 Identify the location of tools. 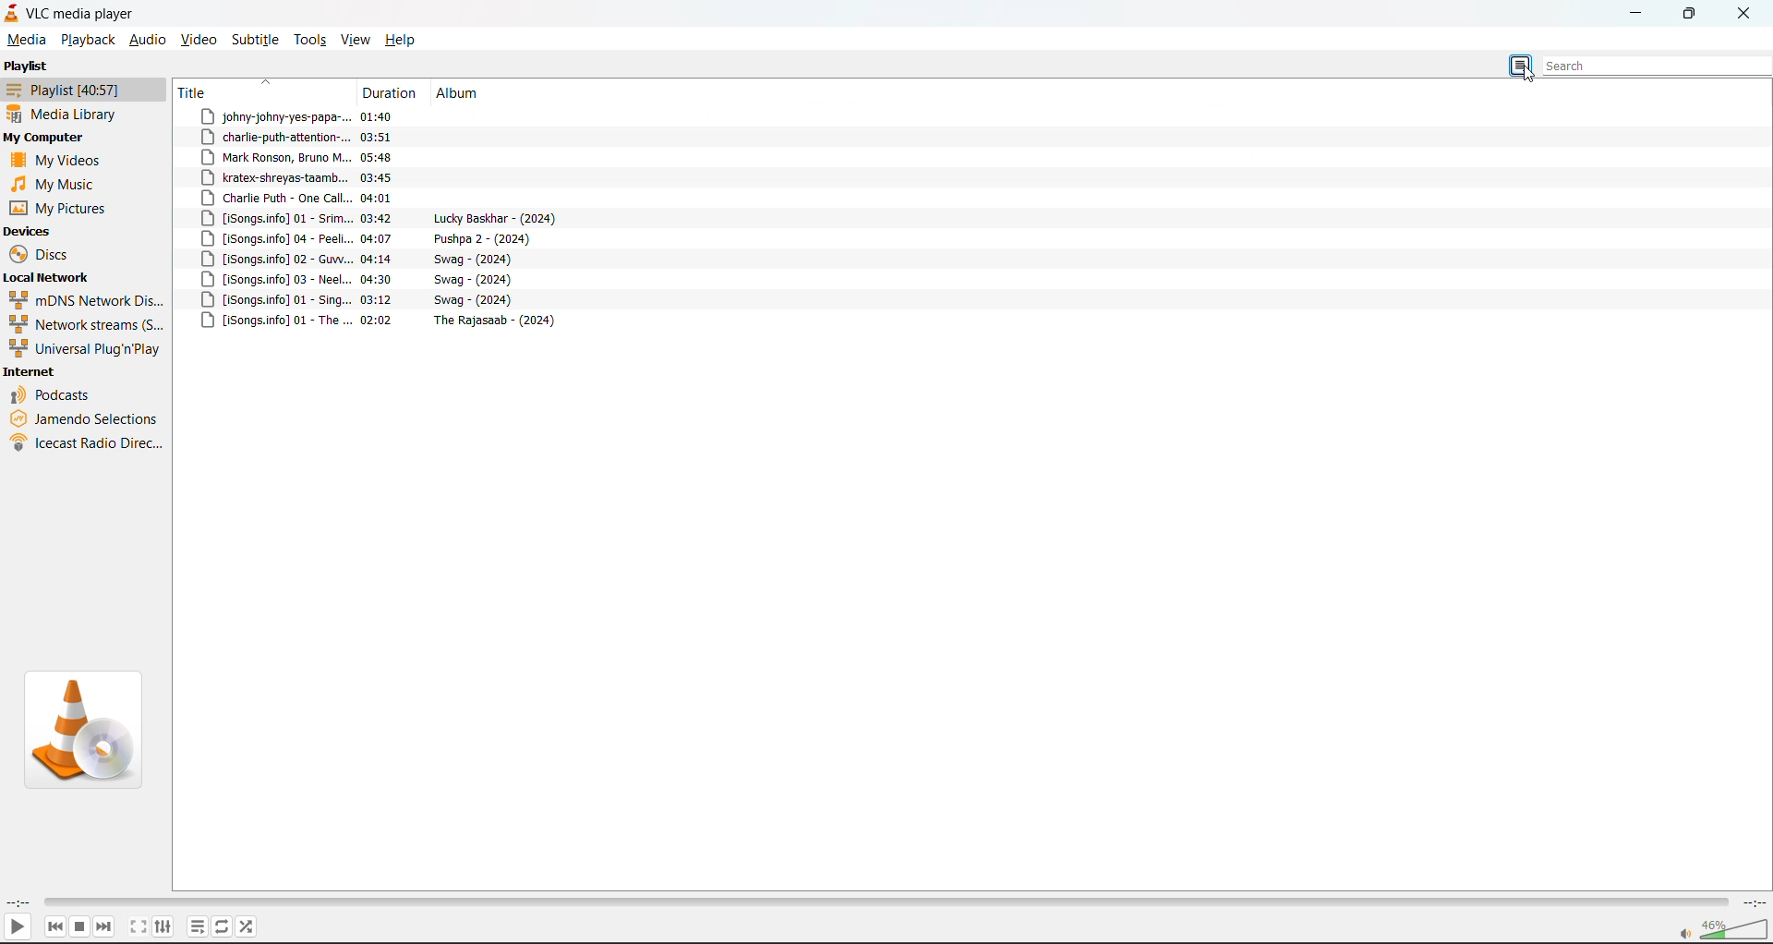
(310, 42).